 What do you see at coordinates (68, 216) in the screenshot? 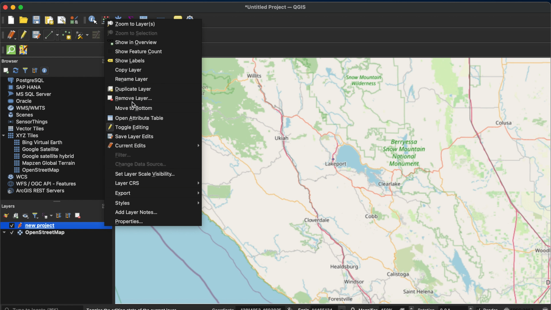
I see `collapse all` at bounding box center [68, 216].